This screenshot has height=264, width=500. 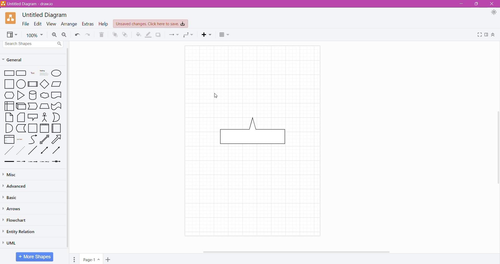 What do you see at coordinates (8, 74) in the screenshot?
I see `rectangle` at bounding box center [8, 74].